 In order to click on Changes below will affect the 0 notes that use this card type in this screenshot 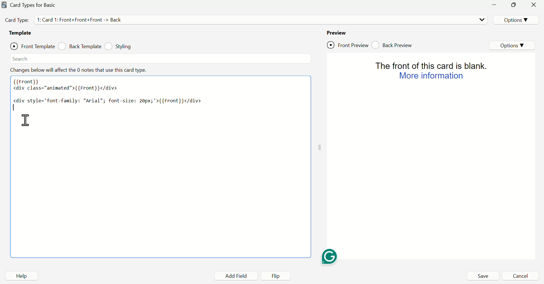, I will do `click(84, 71)`.